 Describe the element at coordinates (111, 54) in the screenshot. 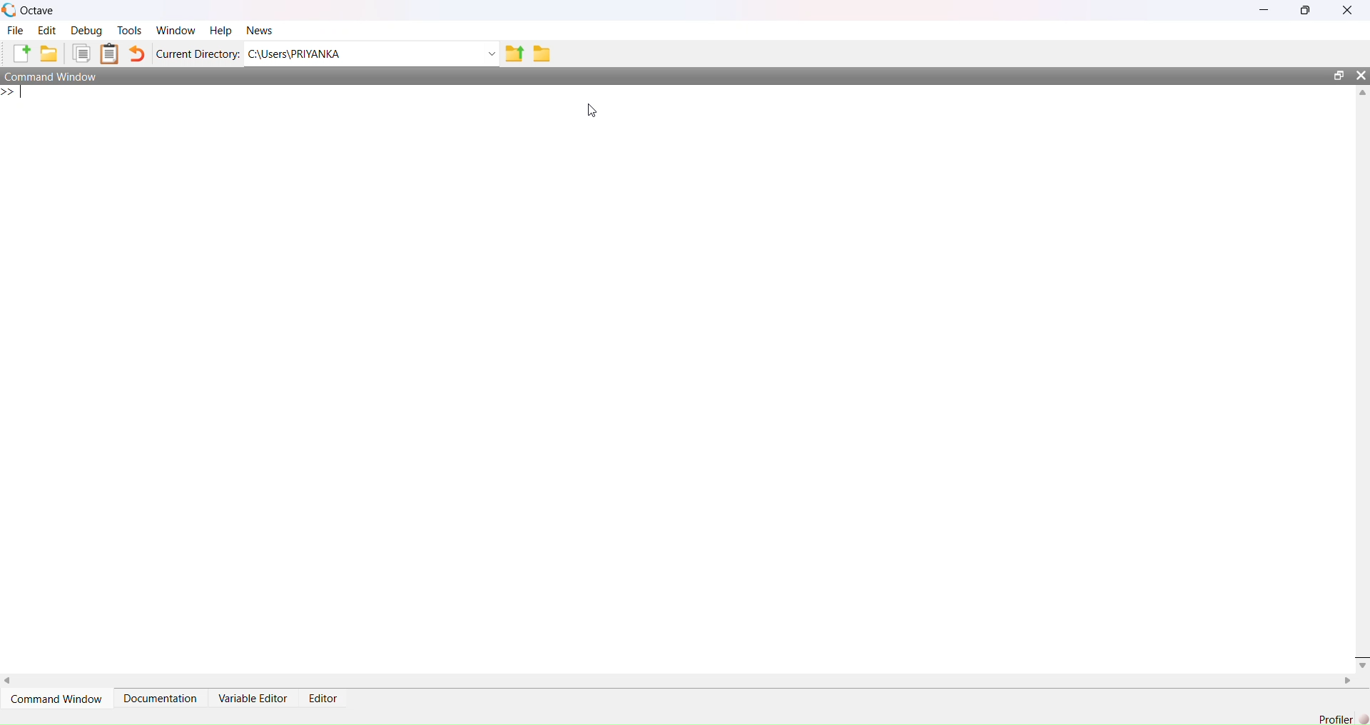

I see `Clipboard` at that location.